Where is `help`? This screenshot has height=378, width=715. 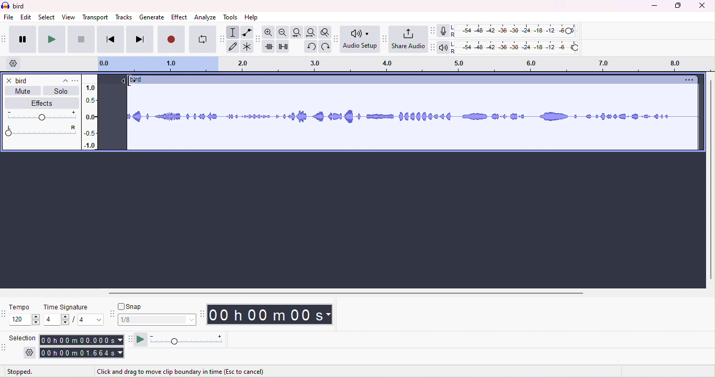
help is located at coordinates (251, 17).